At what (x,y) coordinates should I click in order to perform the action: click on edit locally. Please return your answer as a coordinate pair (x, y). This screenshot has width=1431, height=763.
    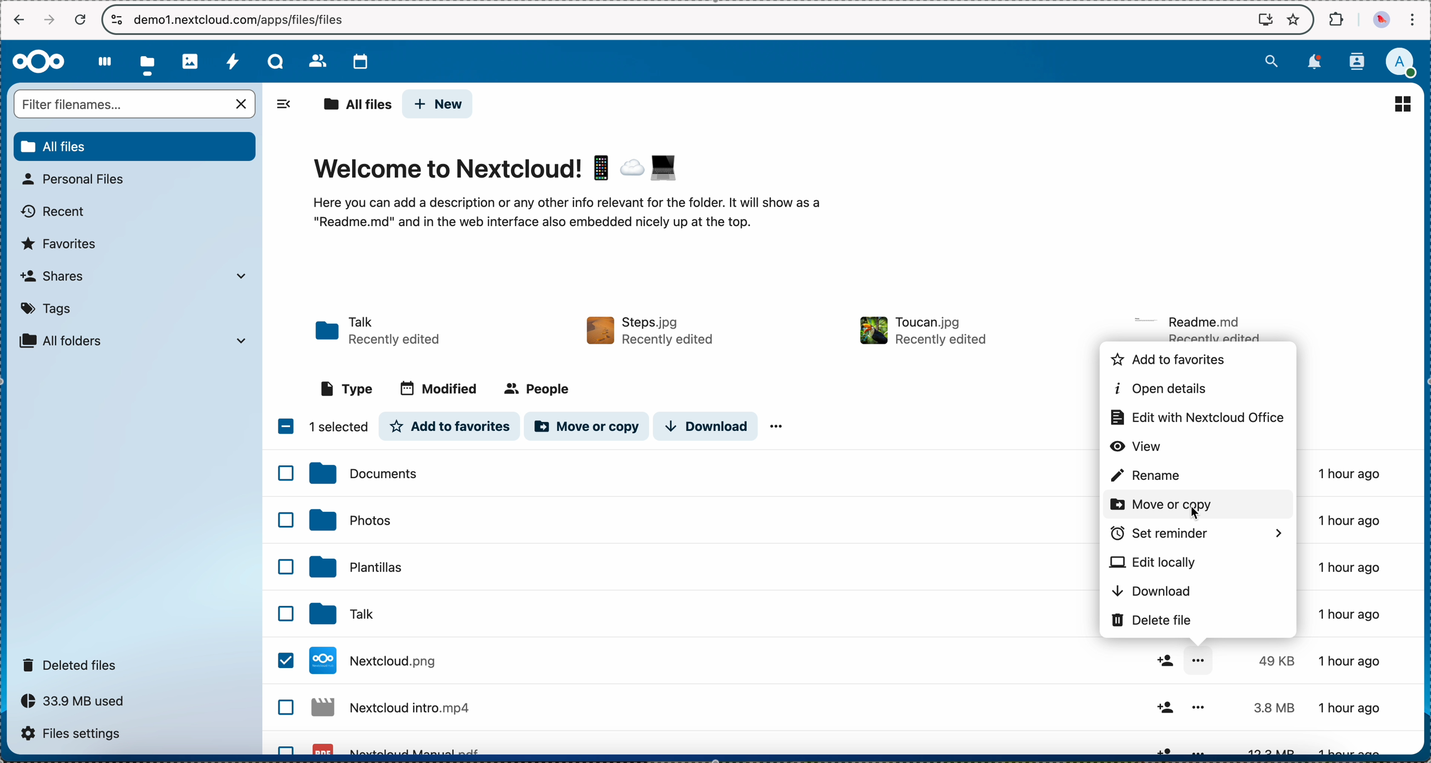
    Looking at the image, I should click on (1154, 562).